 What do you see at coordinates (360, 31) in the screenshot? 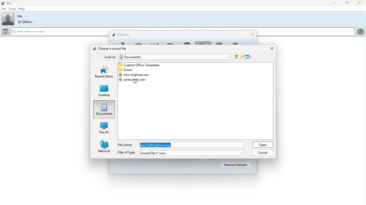
I see `History` at bounding box center [360, 31].